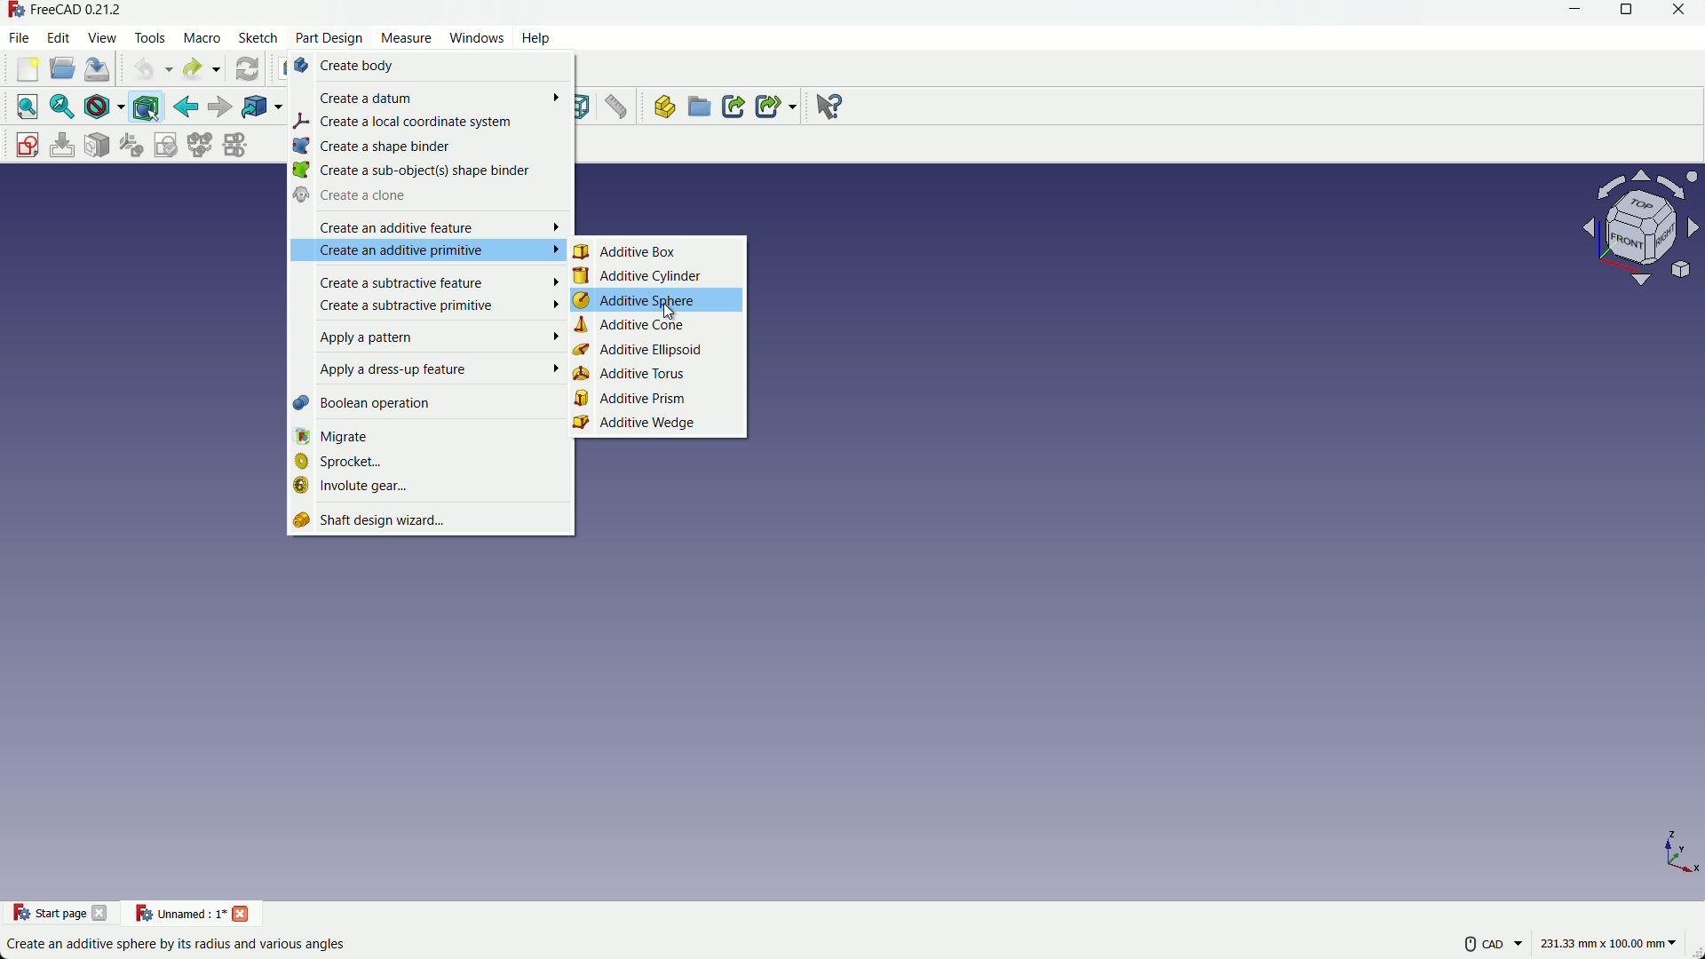 This screenshot has width=1705, height=959. Describe the element at coordinates (63, 145) in the screenshot. I see `edit sketch` at that location.